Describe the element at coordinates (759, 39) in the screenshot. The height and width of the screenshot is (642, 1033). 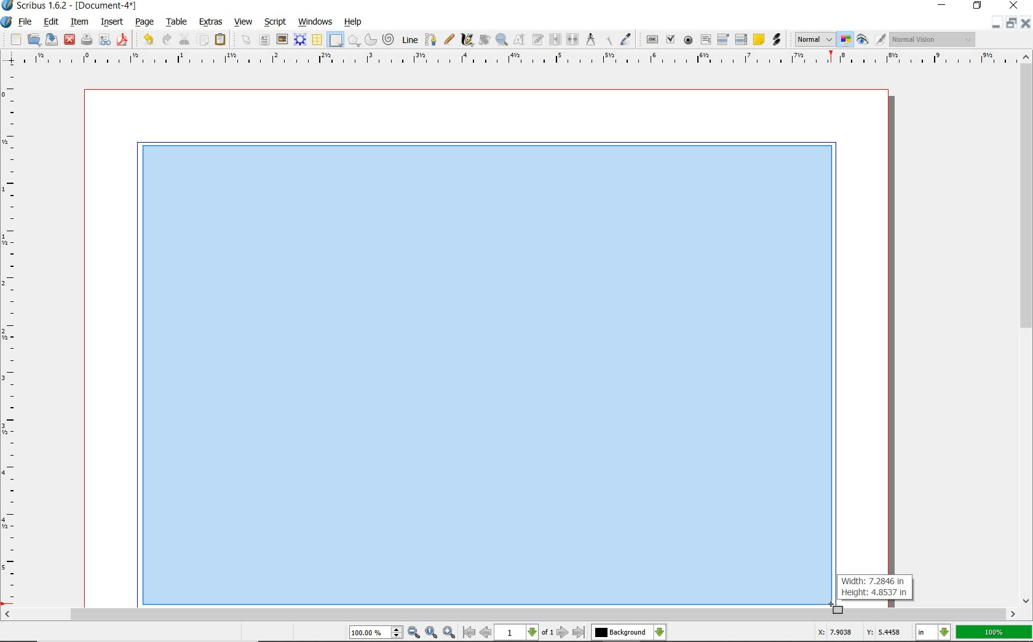
I see `text annotation` at that location.